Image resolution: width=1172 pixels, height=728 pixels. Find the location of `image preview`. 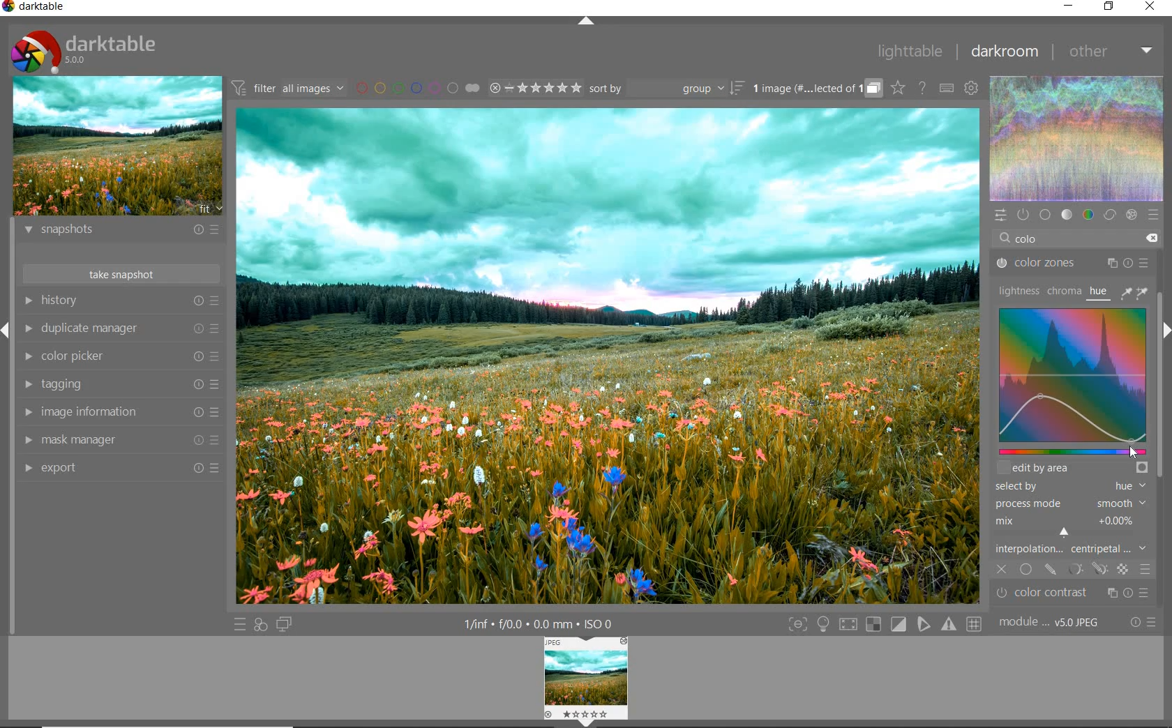

image preview is located at coordinates (117, 148).